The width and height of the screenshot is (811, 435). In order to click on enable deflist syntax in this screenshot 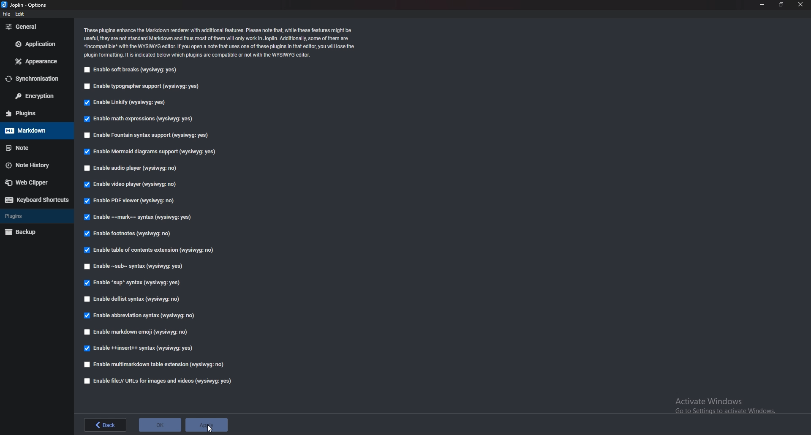, I will do `click(132, 299)`.